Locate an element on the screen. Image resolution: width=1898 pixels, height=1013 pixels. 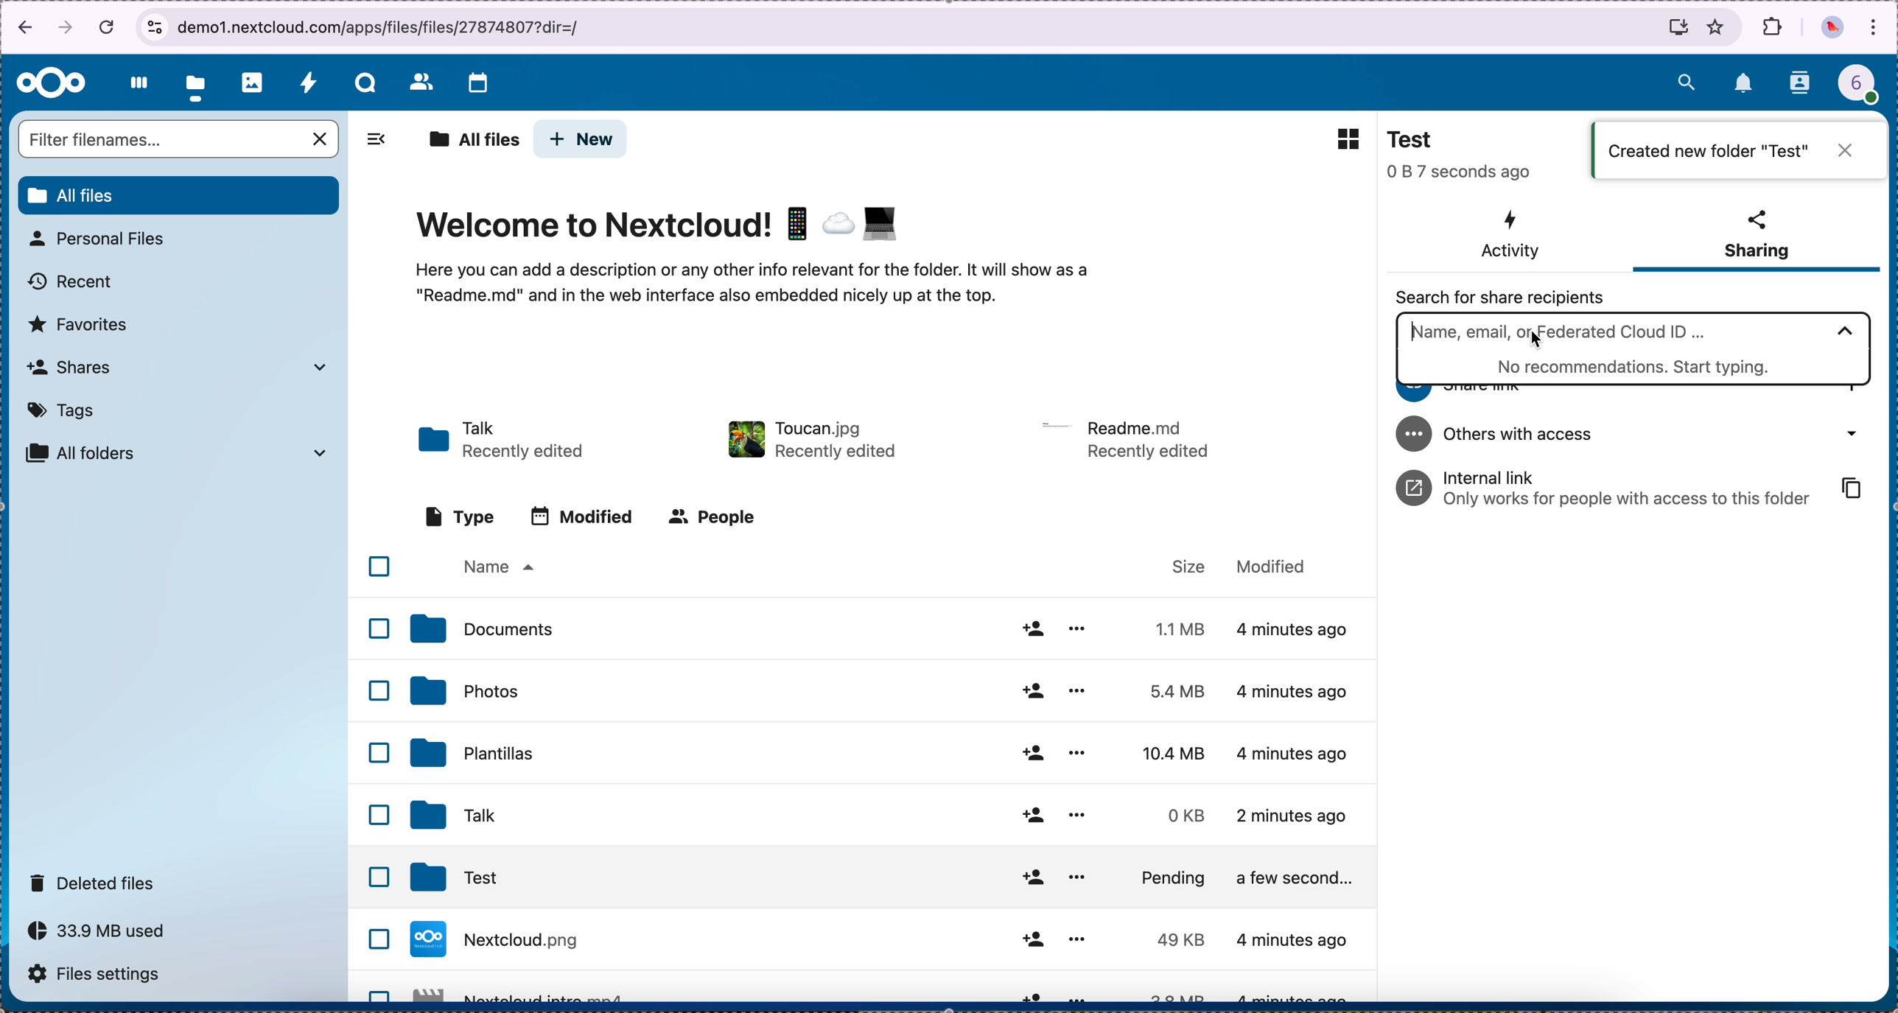
created new folder "Test" is located at coordinates (1737, 154).